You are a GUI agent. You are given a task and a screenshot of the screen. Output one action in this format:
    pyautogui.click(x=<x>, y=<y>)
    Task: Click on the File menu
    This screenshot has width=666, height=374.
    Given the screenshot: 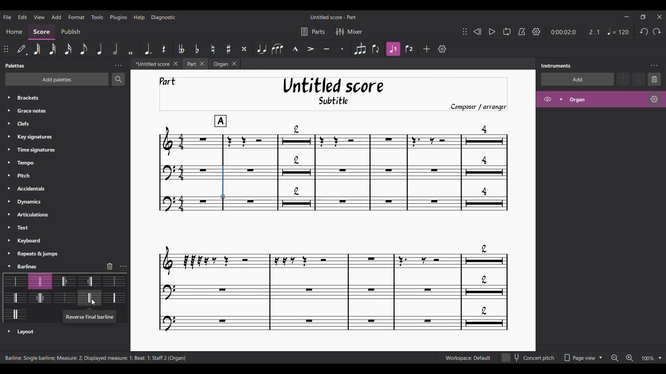 What is the action you would take?
    pyautogui.click(x=7, y=17)
    